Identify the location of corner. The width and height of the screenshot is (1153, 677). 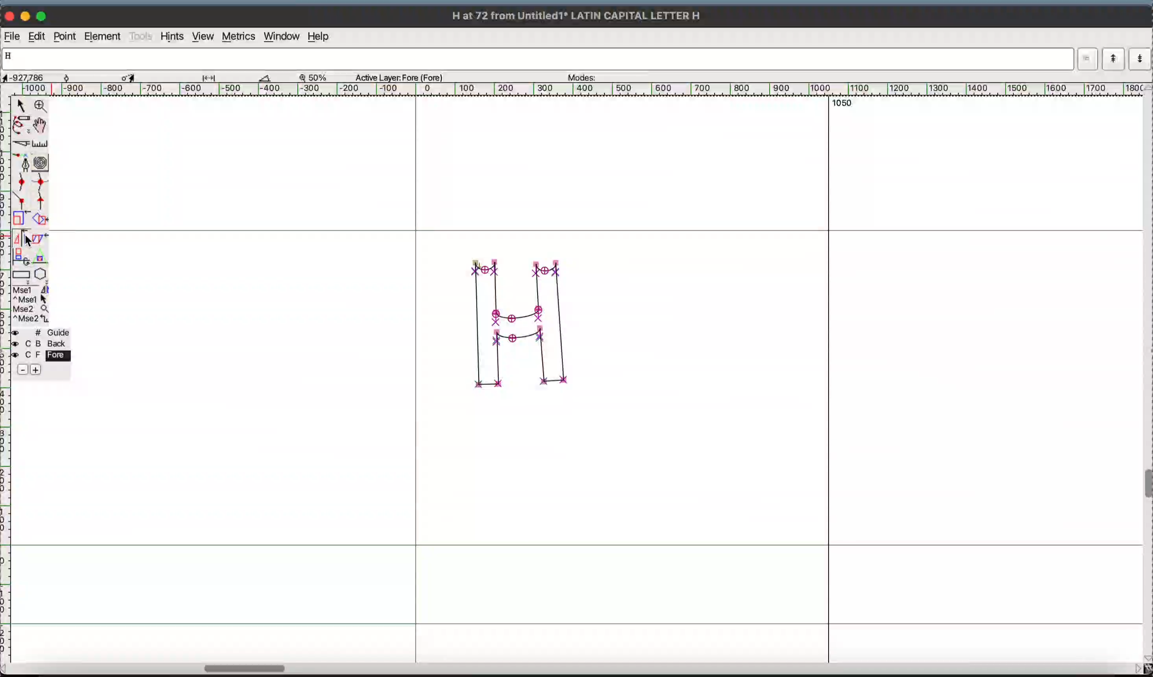
(22, 202).